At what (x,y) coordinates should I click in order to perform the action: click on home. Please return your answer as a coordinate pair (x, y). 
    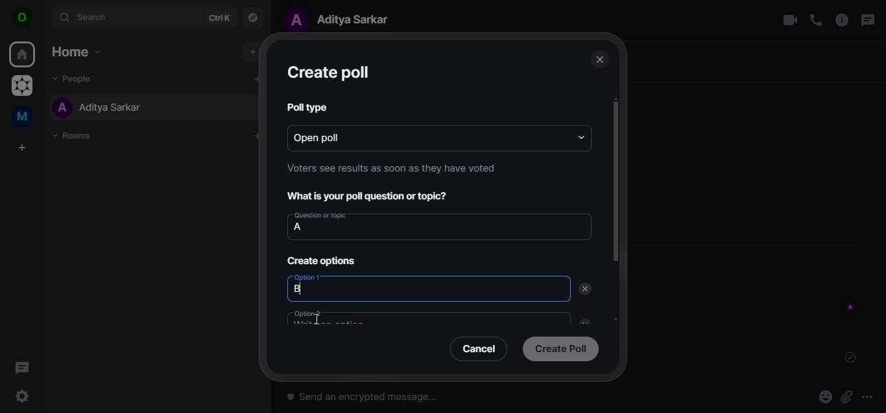
    Looking at the image, I should click on (23, 55).